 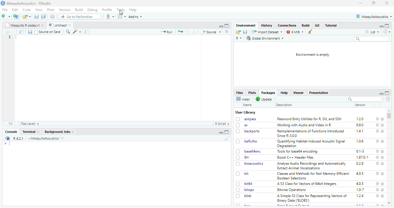 I want to click on Dataset’s , so click(x=87, y=32).